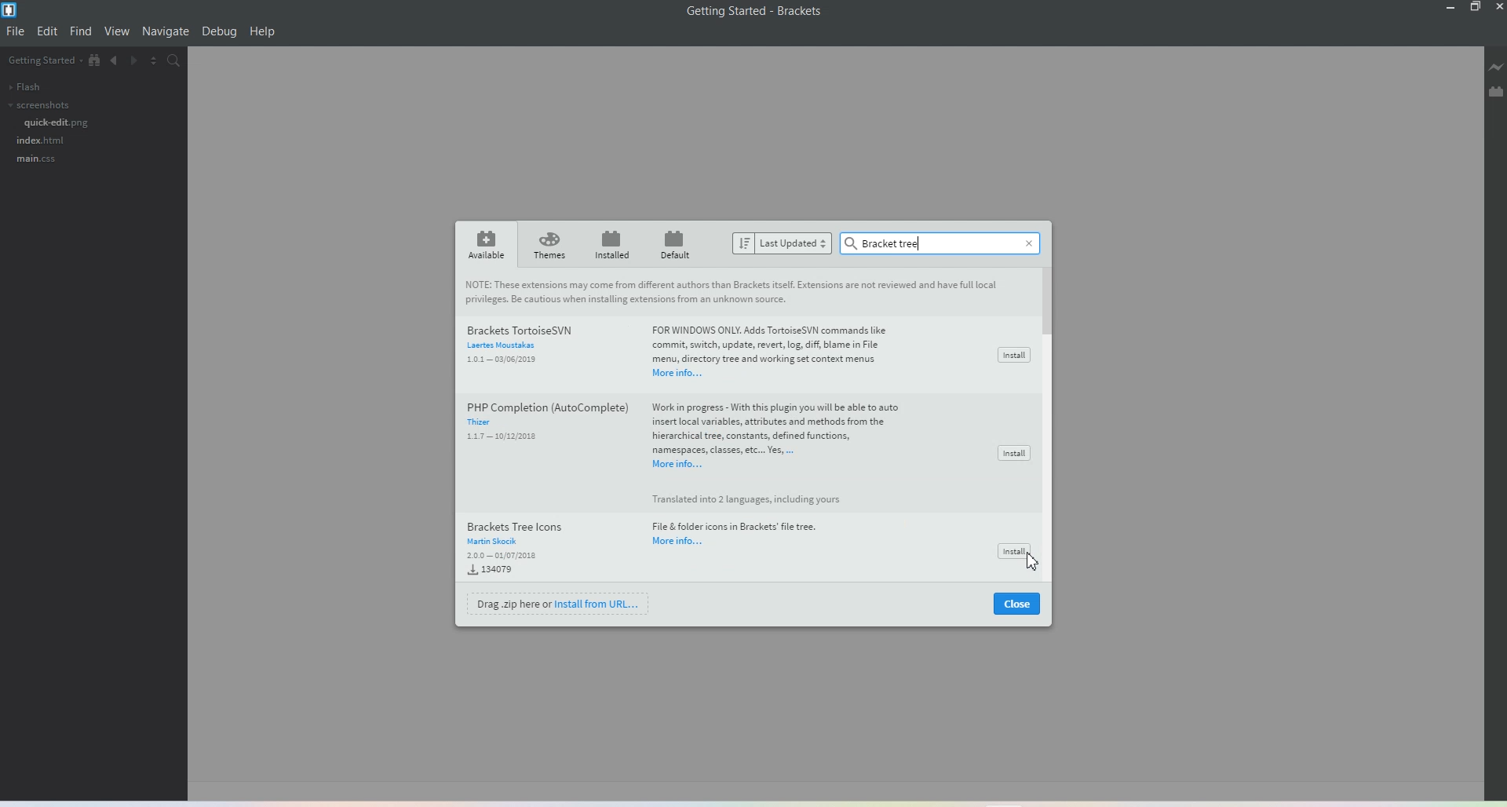 Image resolution: width=1507 pixels, height=807 pixels. What do you see at coordinates (1009, 549) in the screenshot?
I see `Install` at bounding box center [1009, 549].